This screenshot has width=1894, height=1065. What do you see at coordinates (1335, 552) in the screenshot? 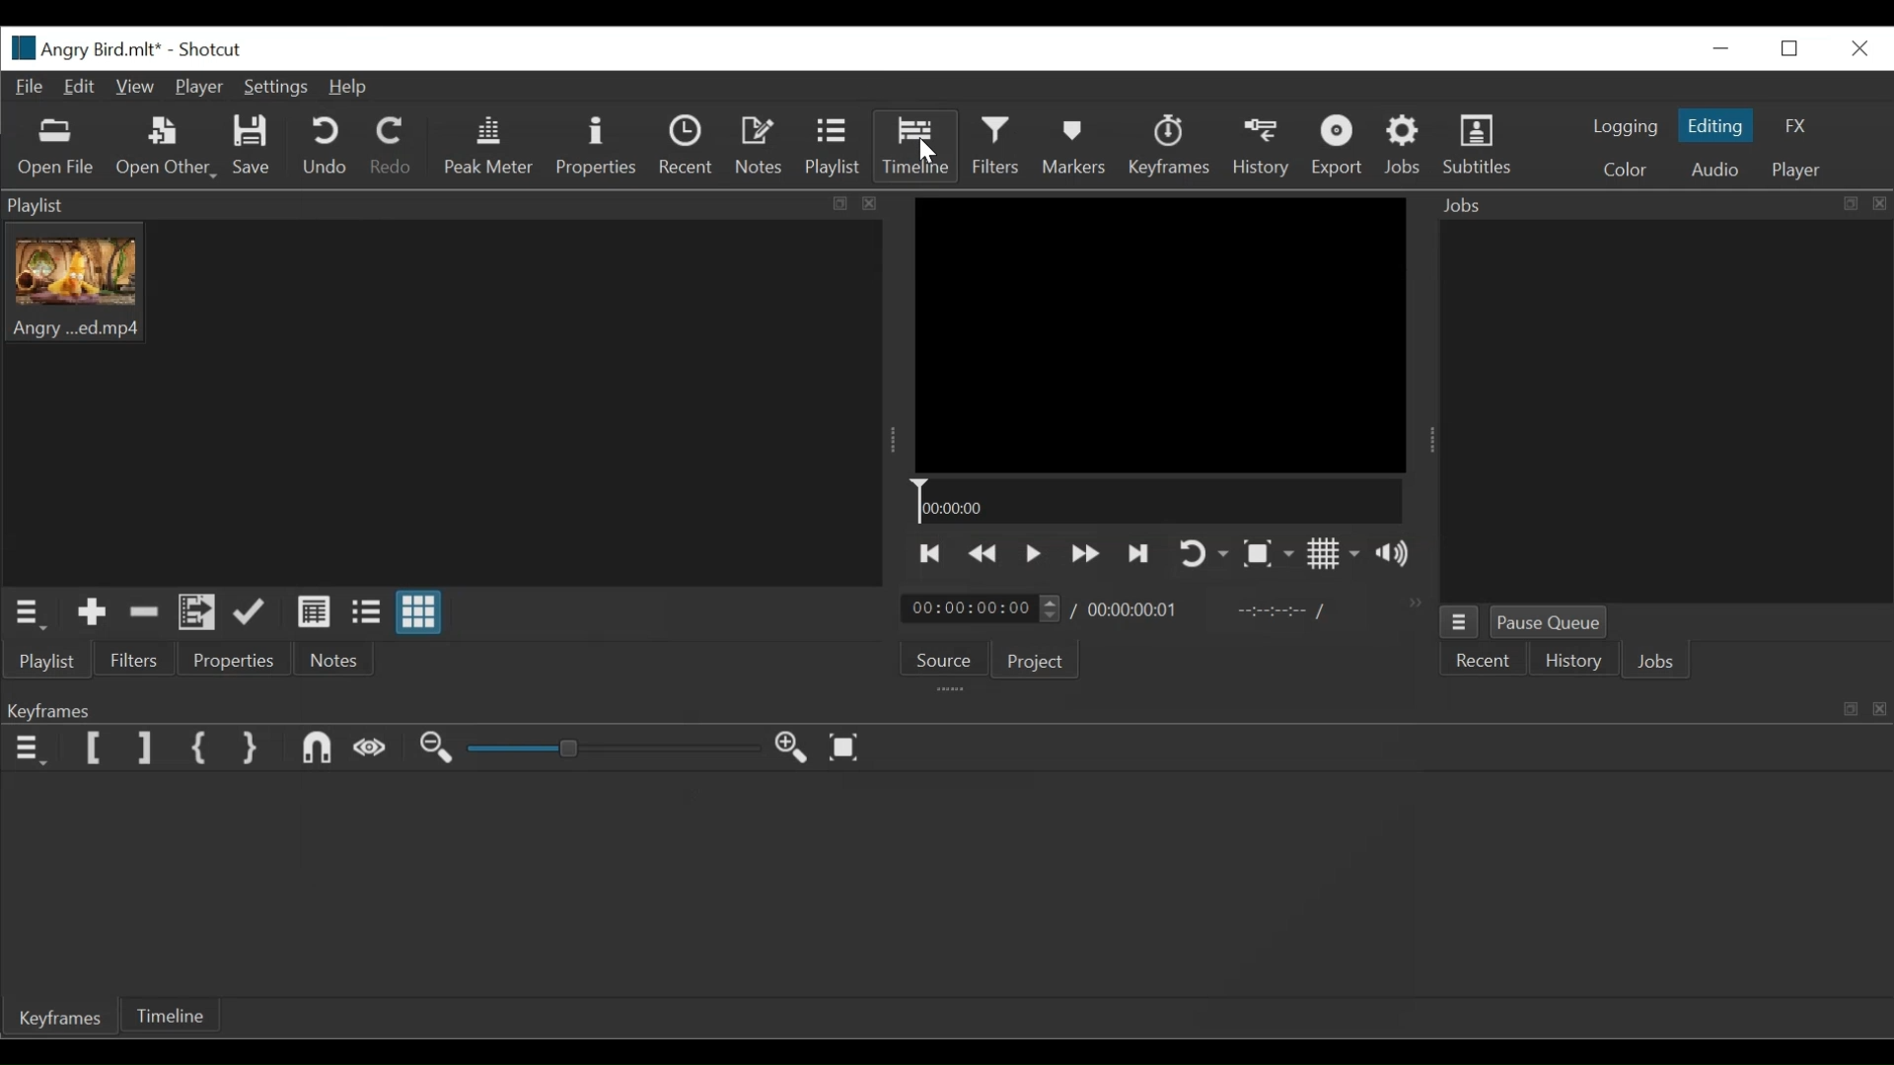
I see `Toggle display grid on player` at bounding box center [1335, 552].